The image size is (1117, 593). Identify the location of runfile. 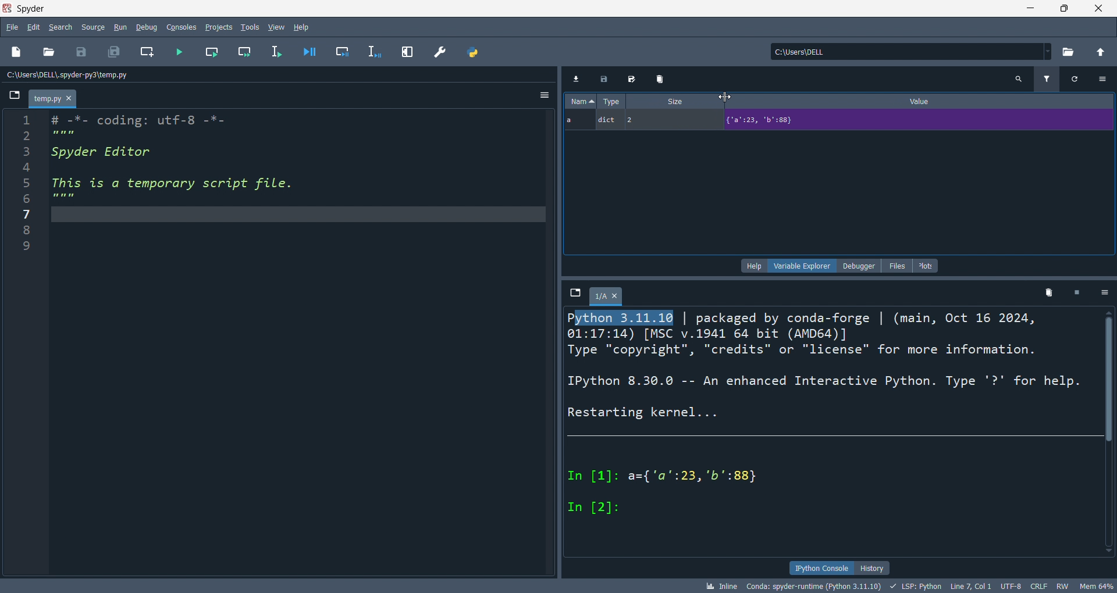
(175, 52).